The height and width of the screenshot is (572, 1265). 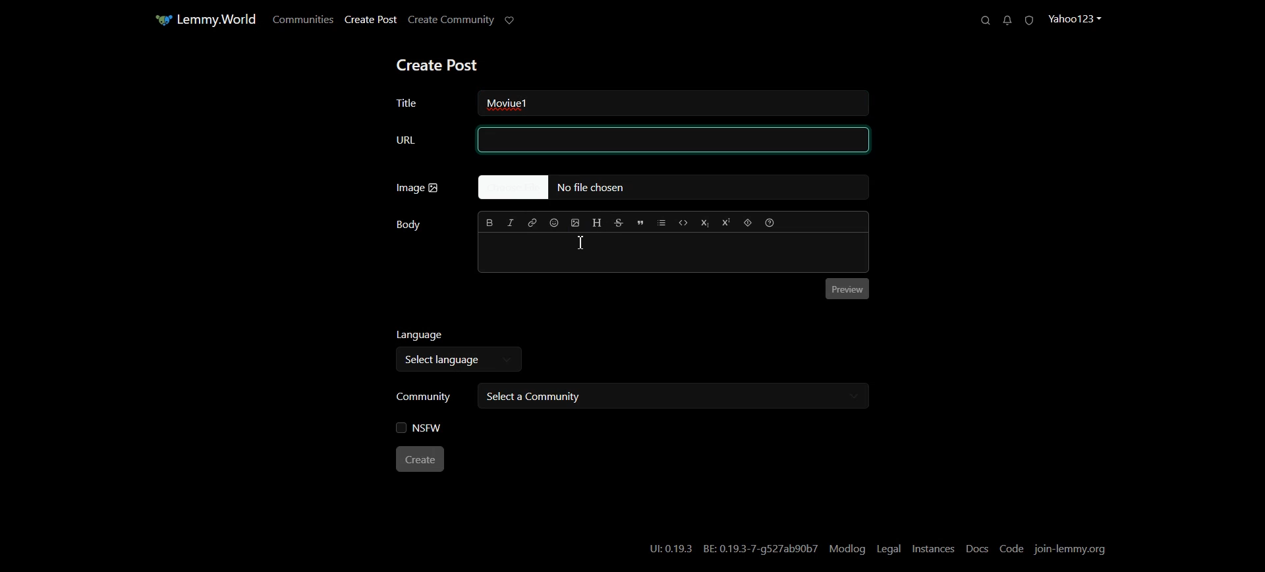 I want to click on Spoiler, so click(x=748, y=222).